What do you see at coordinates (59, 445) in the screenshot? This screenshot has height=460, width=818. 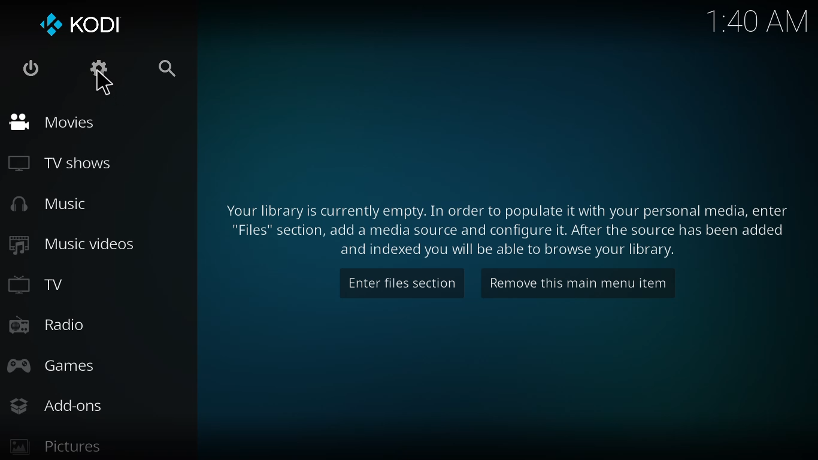 I see `pictures` at bounding box center [59, 445].